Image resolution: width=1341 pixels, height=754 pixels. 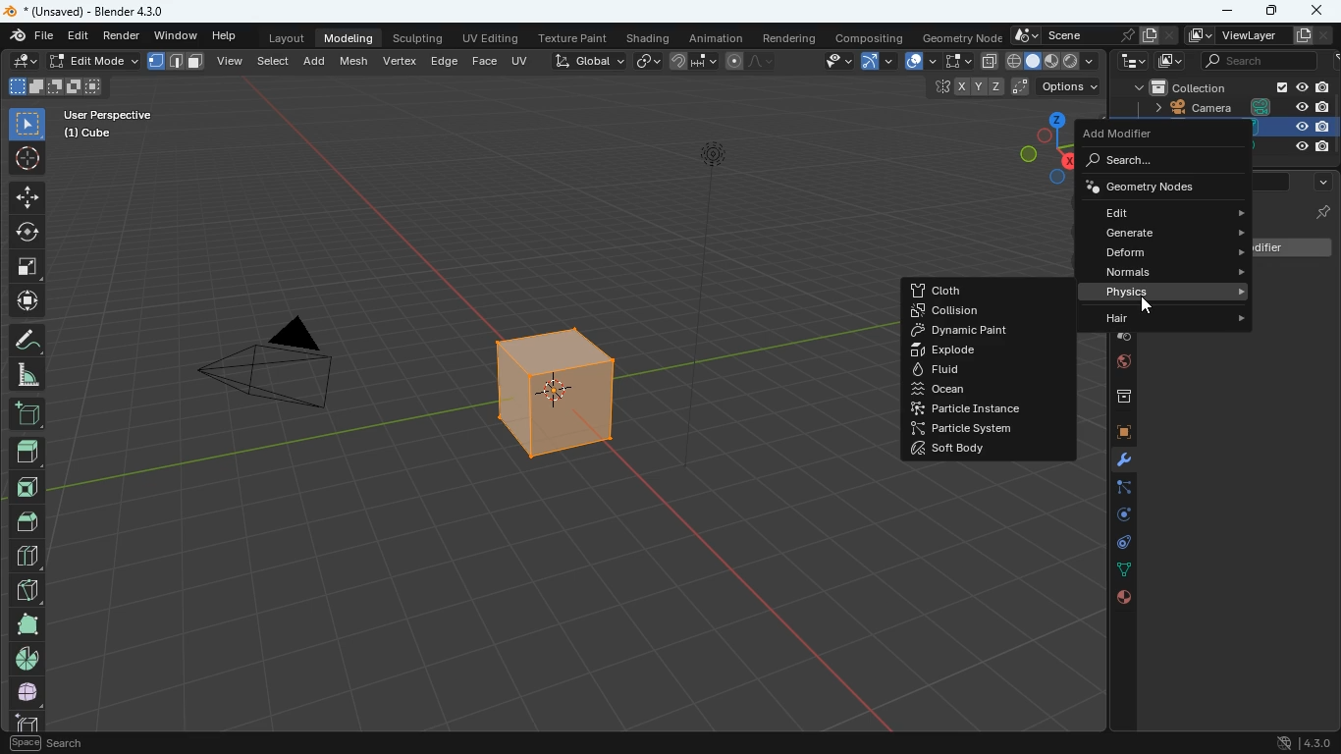 What do you see at coordinates (1235, 108) in the screenshot?
I see `camera` at bounding box center [1235, 108].